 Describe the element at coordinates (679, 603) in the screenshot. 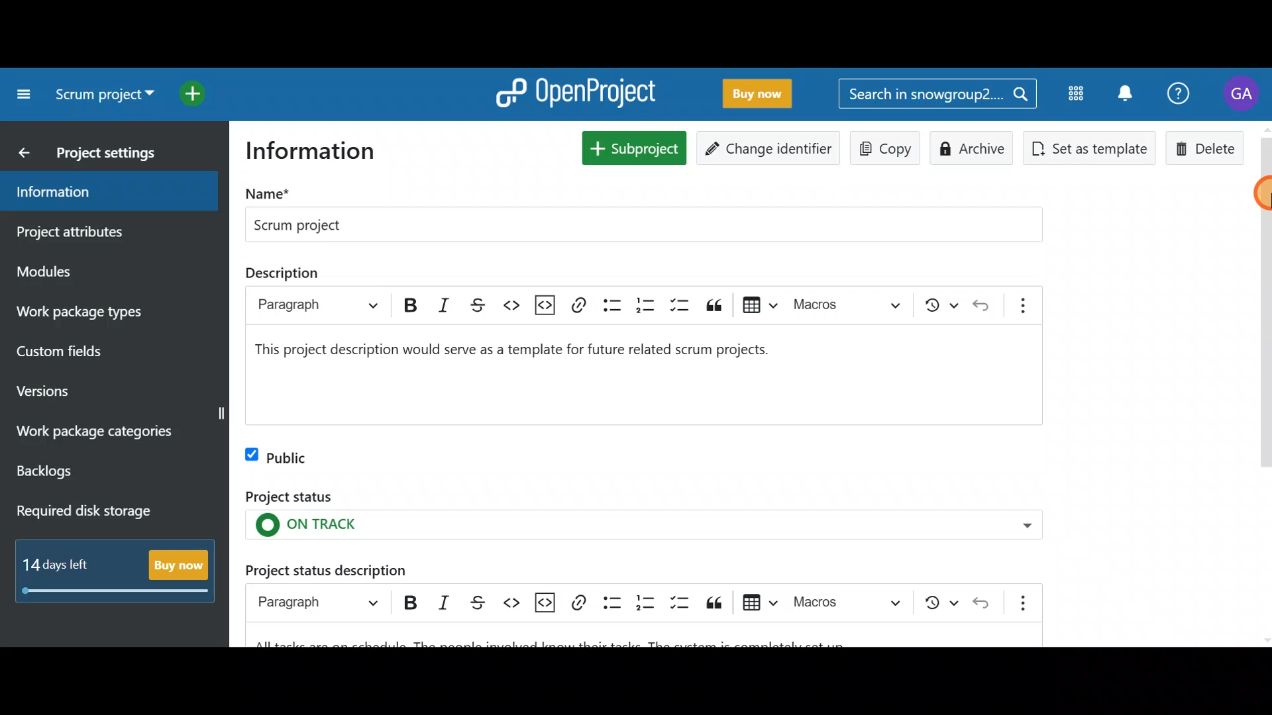

I see `To-do list` at that location.